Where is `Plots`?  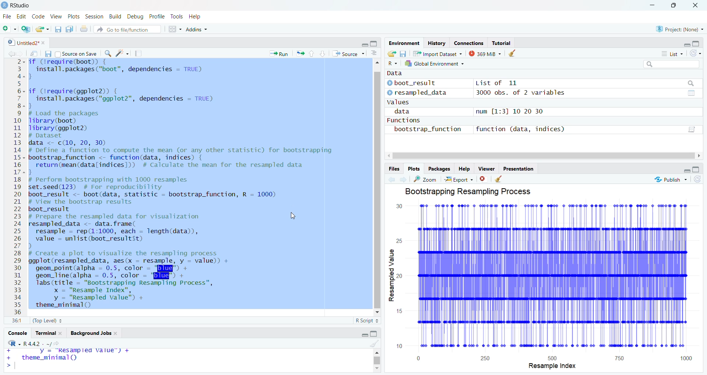
Plots is located at coordinates (73, 17).